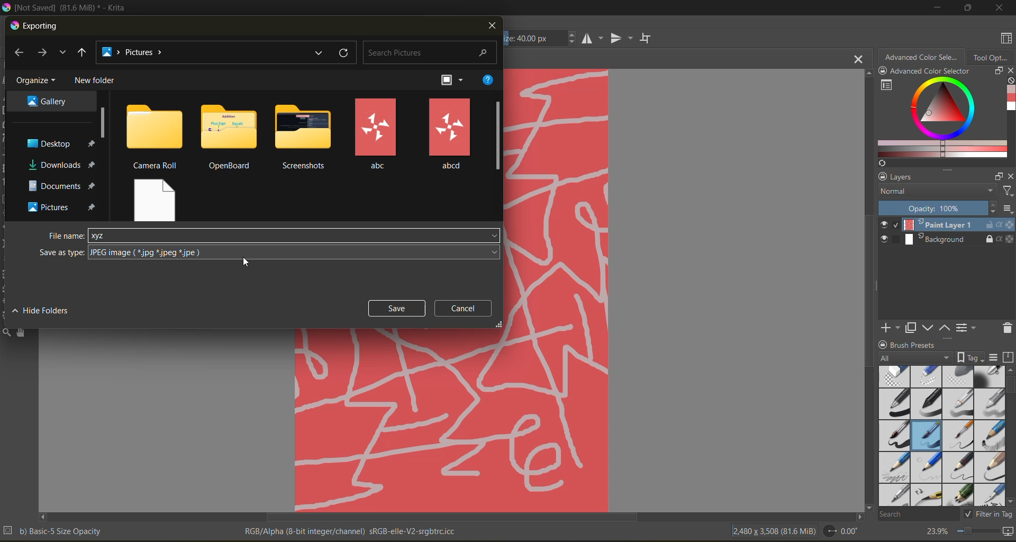 The height and width of the screenshot is (542, 1016). What do you see at coordinates (591, 38) in the screenshot?
I see `flip horizontally` at bounding box center [591, 38].